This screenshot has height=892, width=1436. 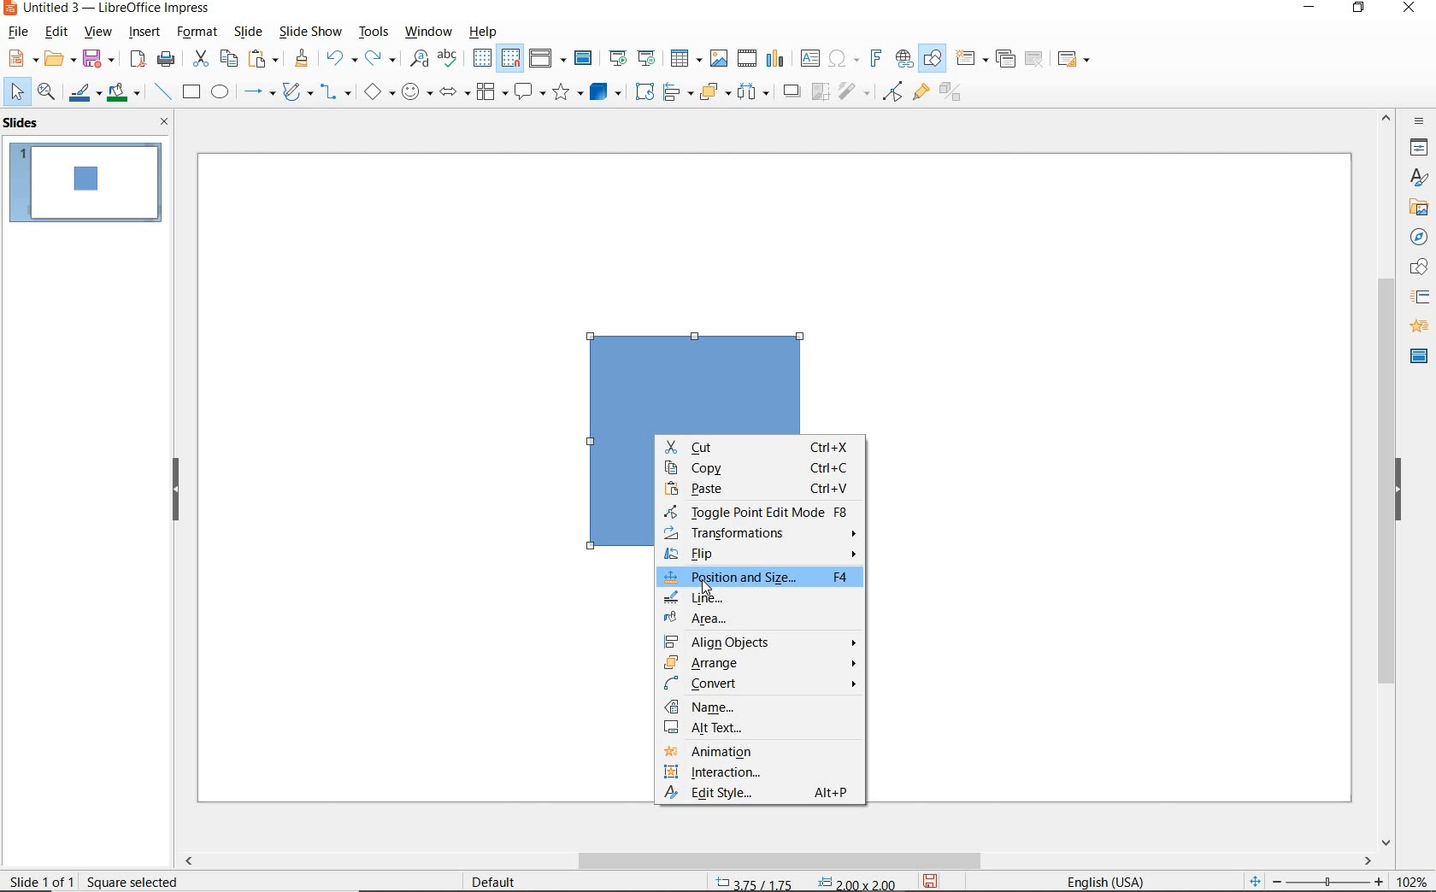 What do you see at coordinates (762, 775) in the screenshot?
I see `INTERACTION` at bounding box center [762, 775].